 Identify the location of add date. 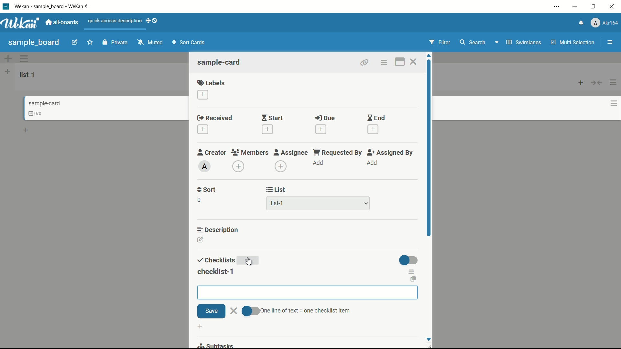
(202, 130).